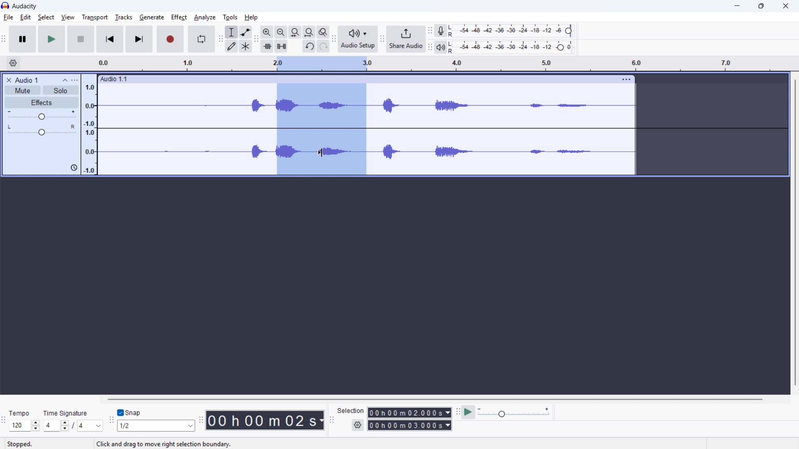 Image resolution: width=799 pixels, height=449 pixels. I want to click on Tools, so click(230, 17).